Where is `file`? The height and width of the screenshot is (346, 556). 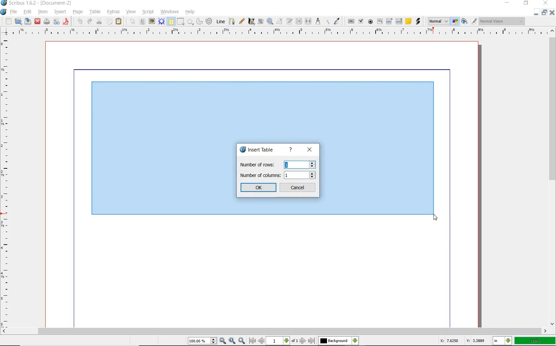 file is located at coordinates (14, 12).